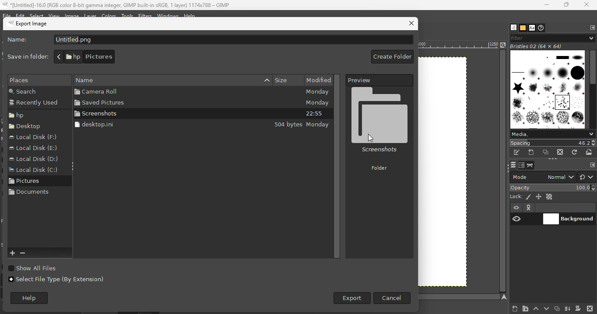  Describe the element at coordinates (59, 56) in the screenshot. I see `go backward` at that location.